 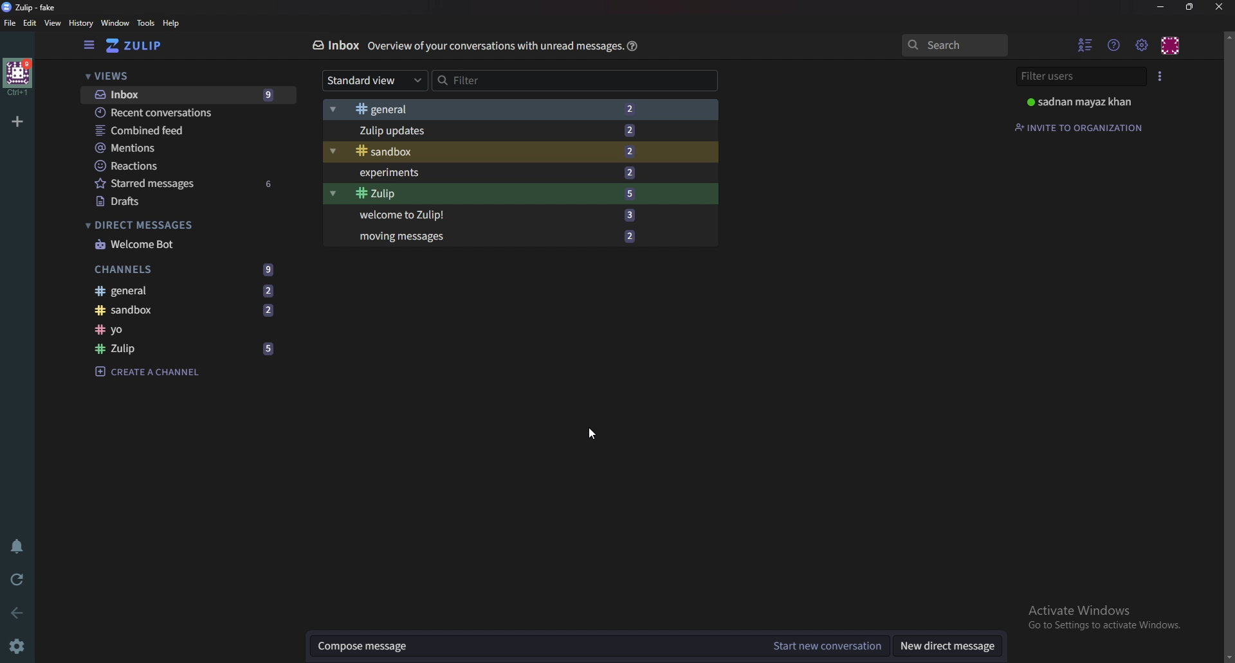 What do you see at coordinates (1080, 76) in the screenshot?
I see `Filter users` at bounding box center [1080, 76].